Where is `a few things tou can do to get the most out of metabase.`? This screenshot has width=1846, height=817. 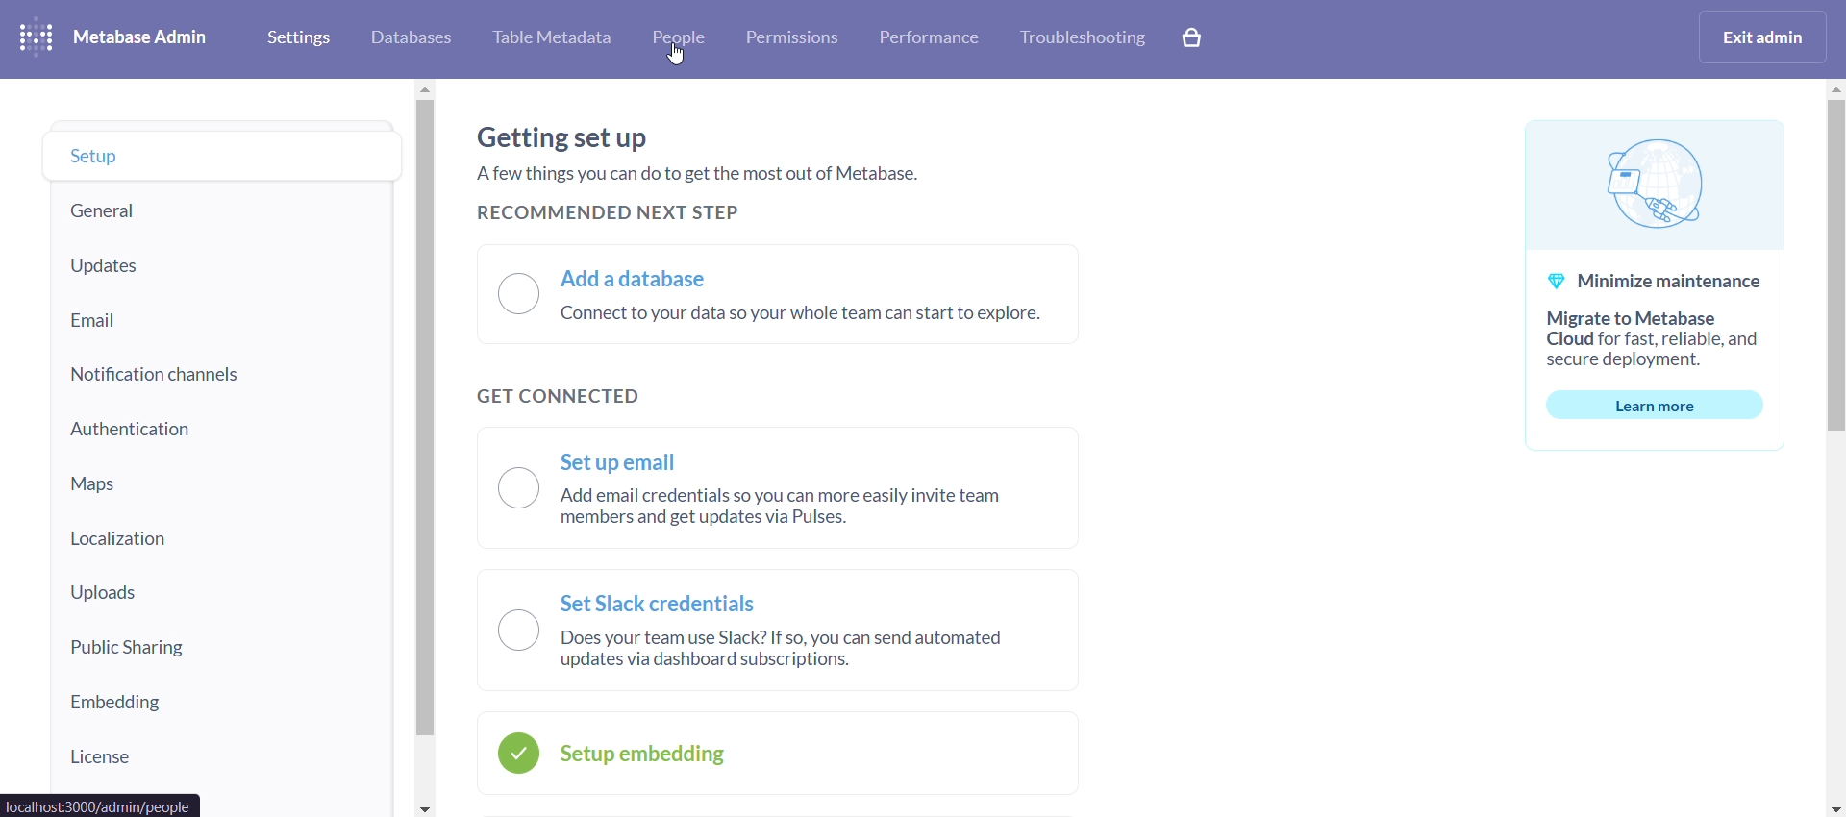 a few things tou can do to get the most out of metabase. is located at coordinates (706, 170).